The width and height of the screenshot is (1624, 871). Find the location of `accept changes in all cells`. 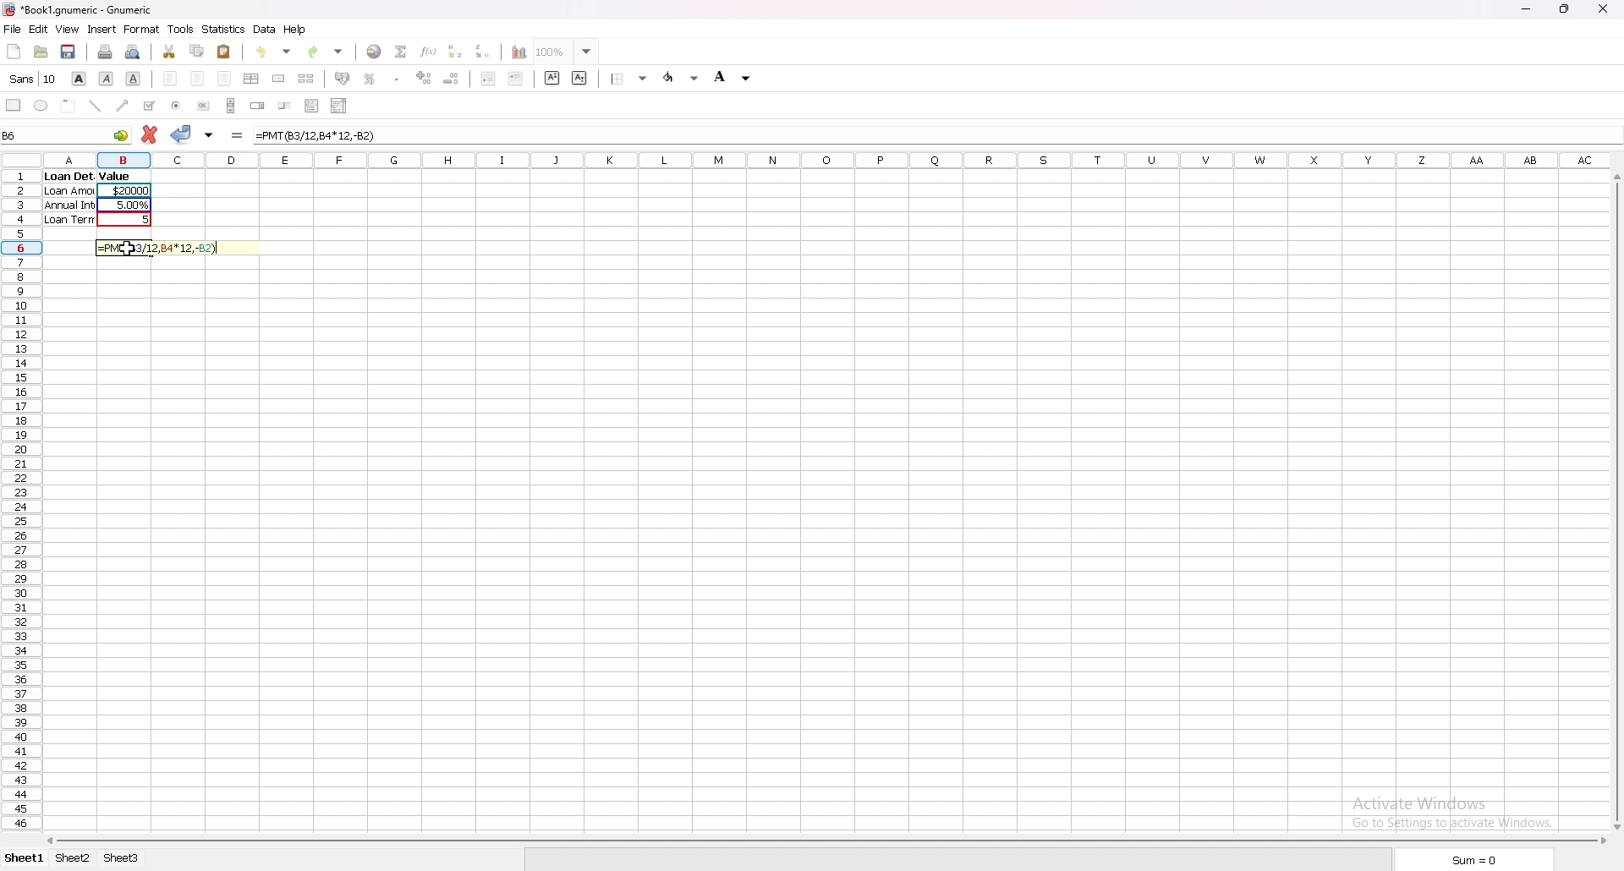

accept changes in all cells is located at coordinates (210, 136).